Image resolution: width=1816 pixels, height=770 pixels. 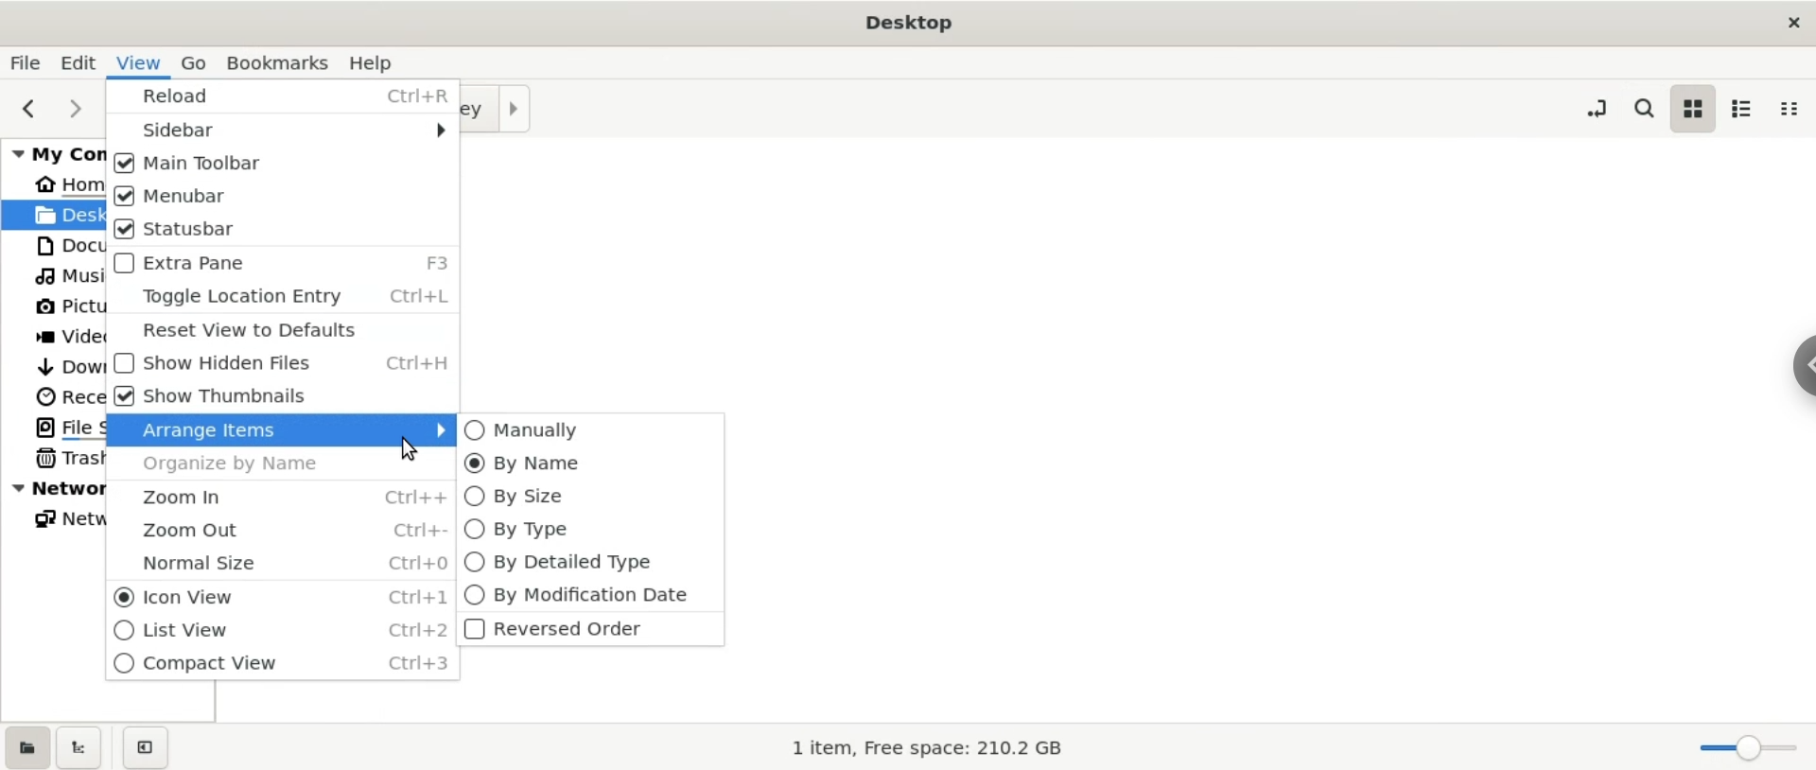 I want to click on show treeview, so click(x=78, y=745).